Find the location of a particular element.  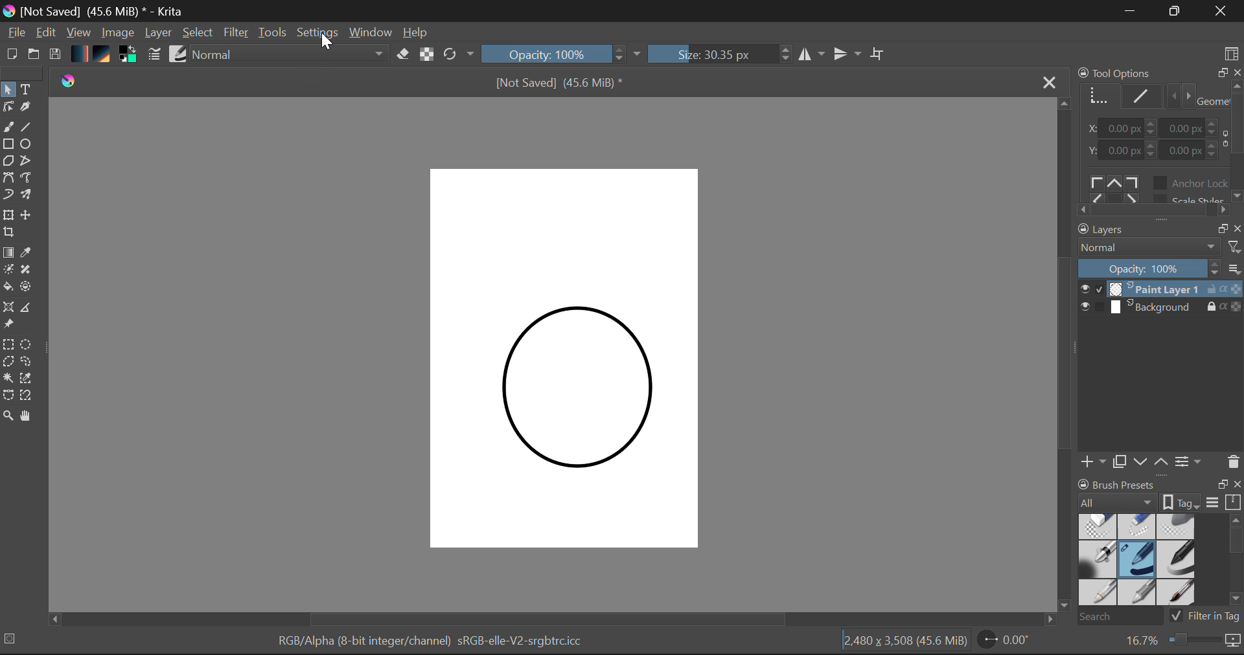

Colors in use is located at coordinates (131, 56).